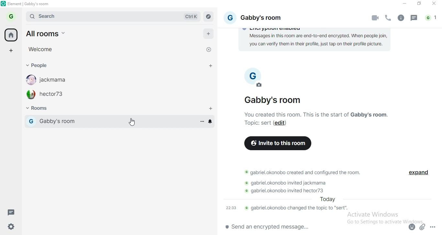  I want to click on jackmama, so click(56, 80).